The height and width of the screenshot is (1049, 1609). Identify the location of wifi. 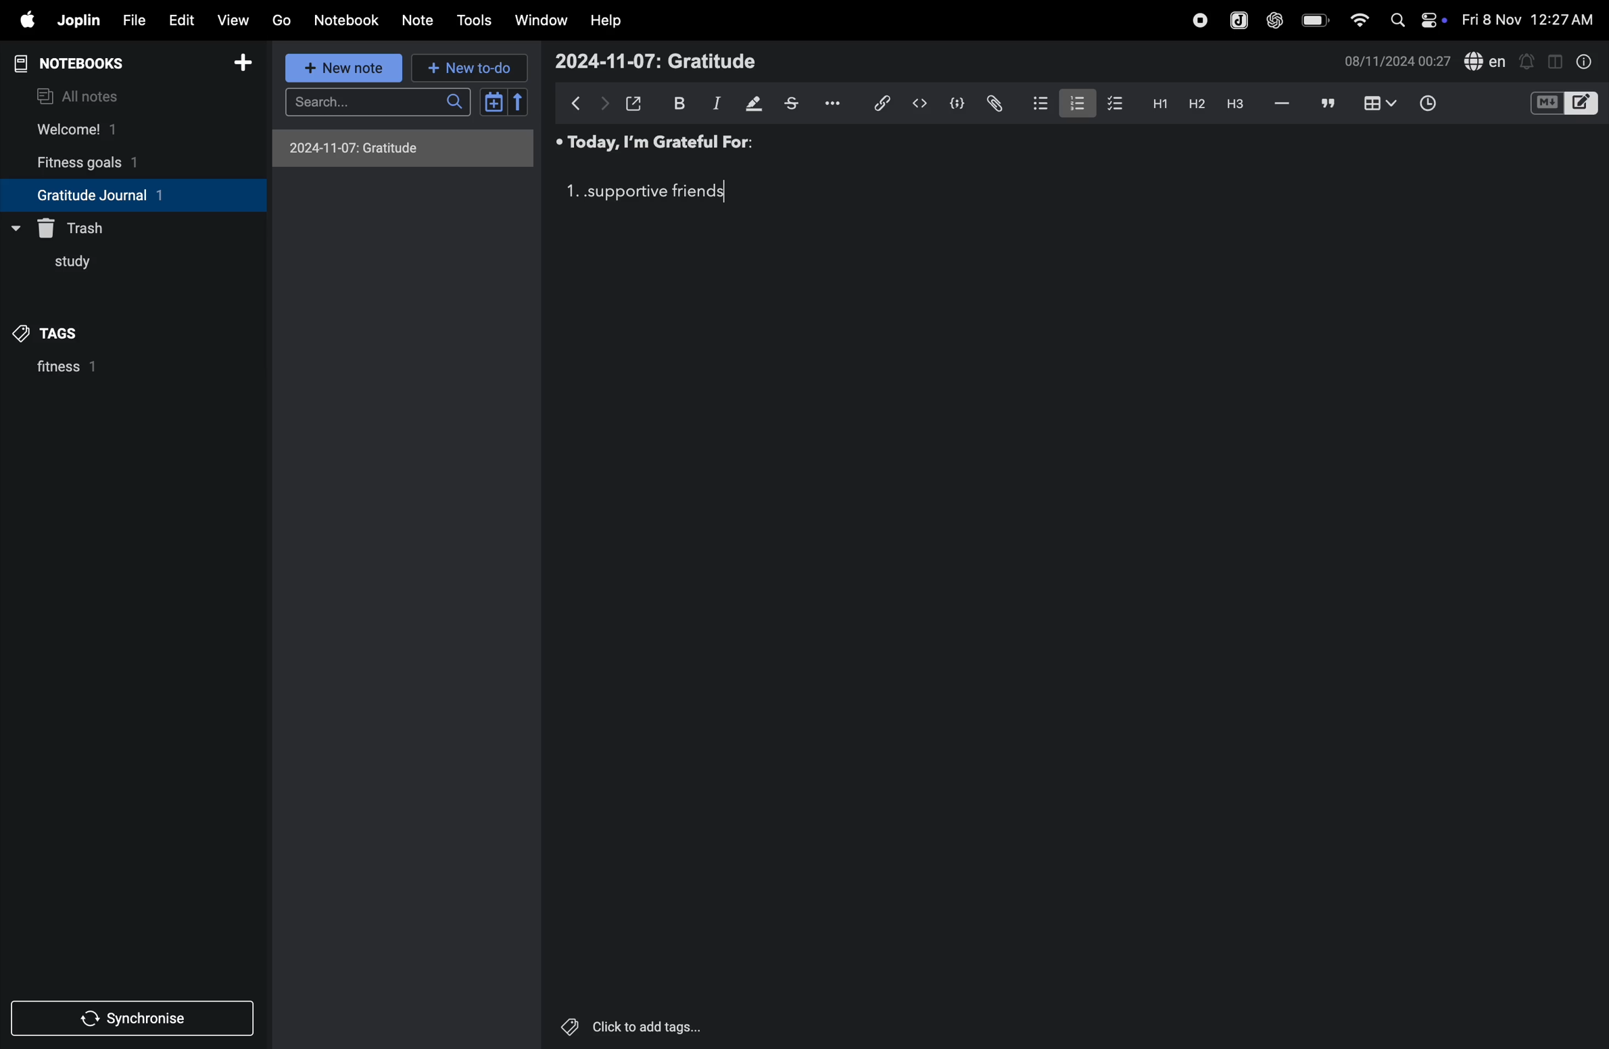
(1358, 21).